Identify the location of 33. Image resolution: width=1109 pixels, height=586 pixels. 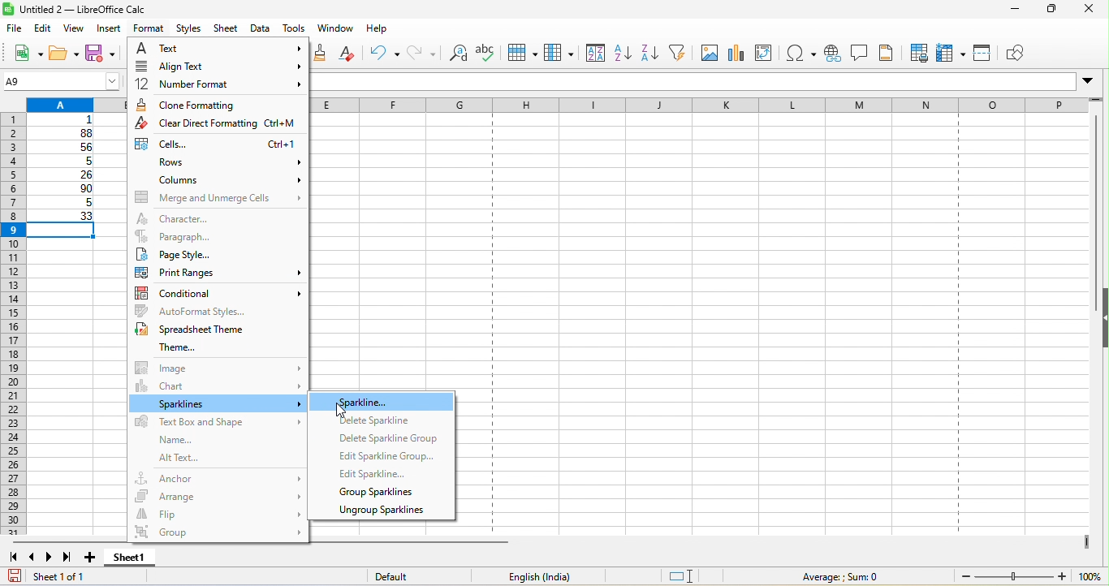
(63, 217).